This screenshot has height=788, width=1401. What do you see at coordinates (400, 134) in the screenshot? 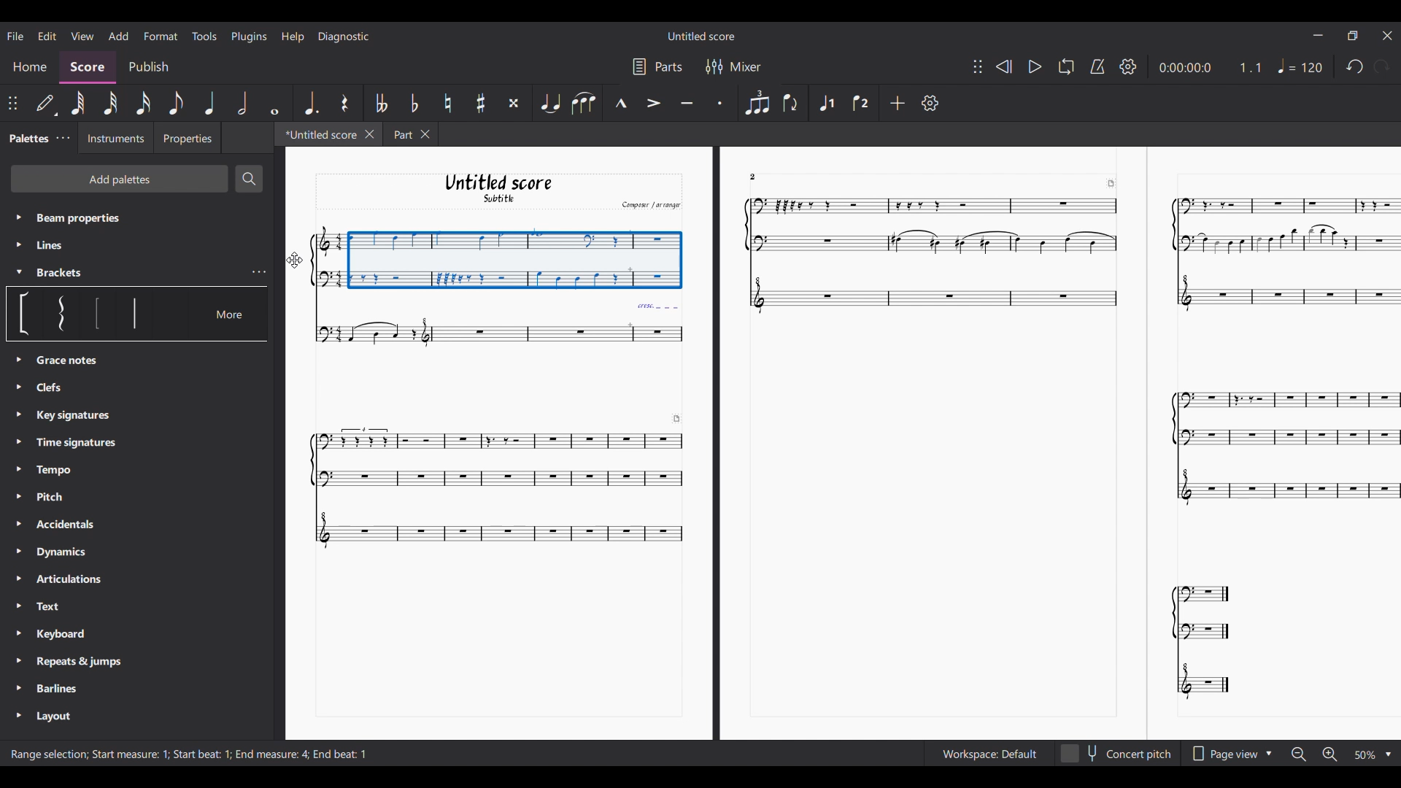
I see `Part` at bounding box center [400, 134].